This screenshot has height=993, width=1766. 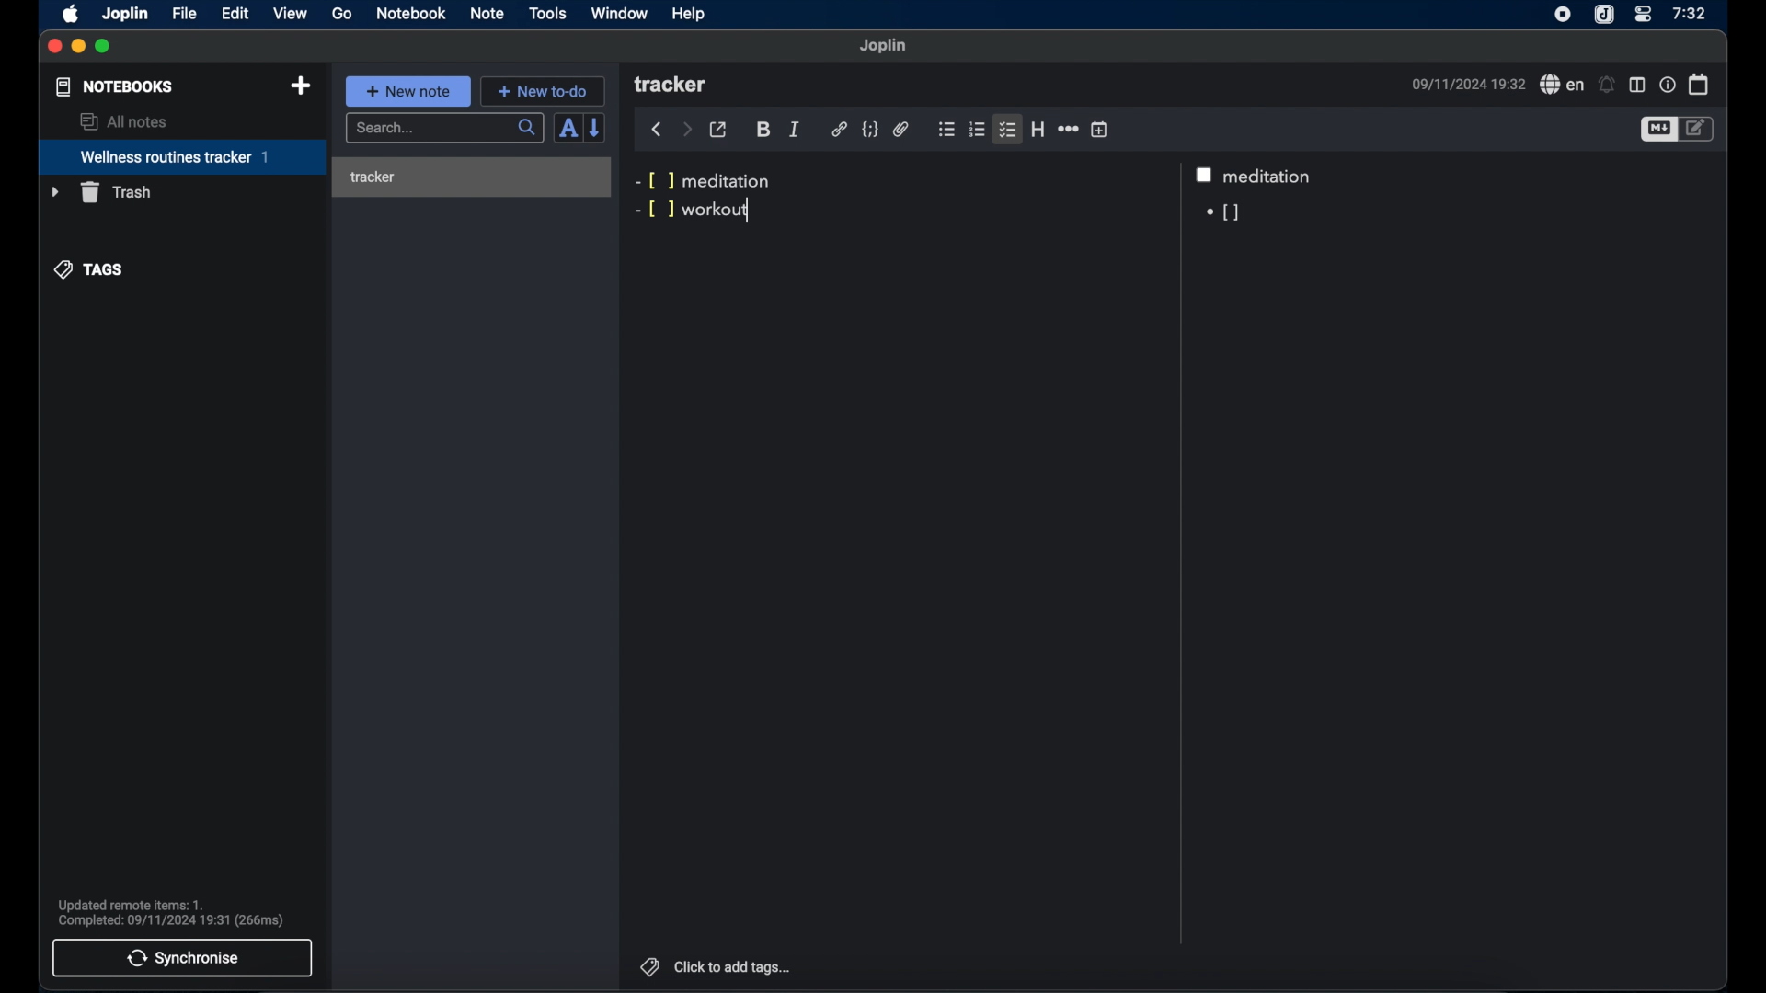 I want to click on bold, so click(x=763, y=131).